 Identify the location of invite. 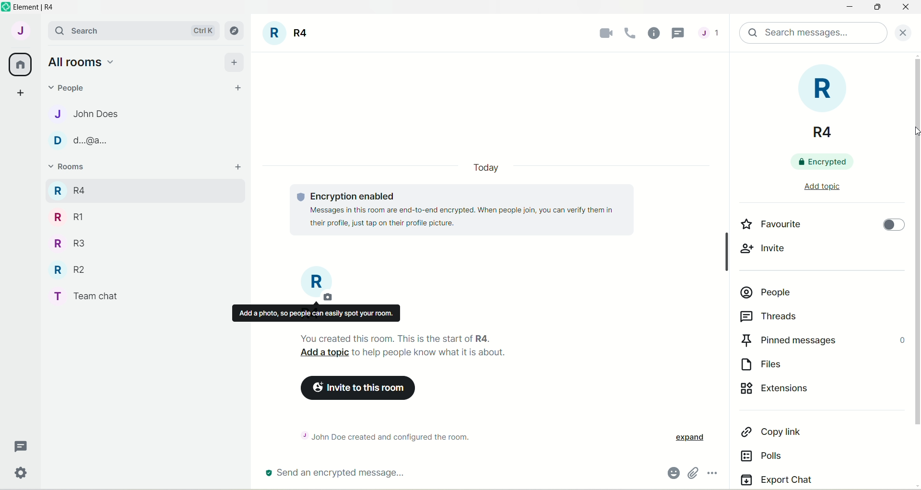
(767, 249).